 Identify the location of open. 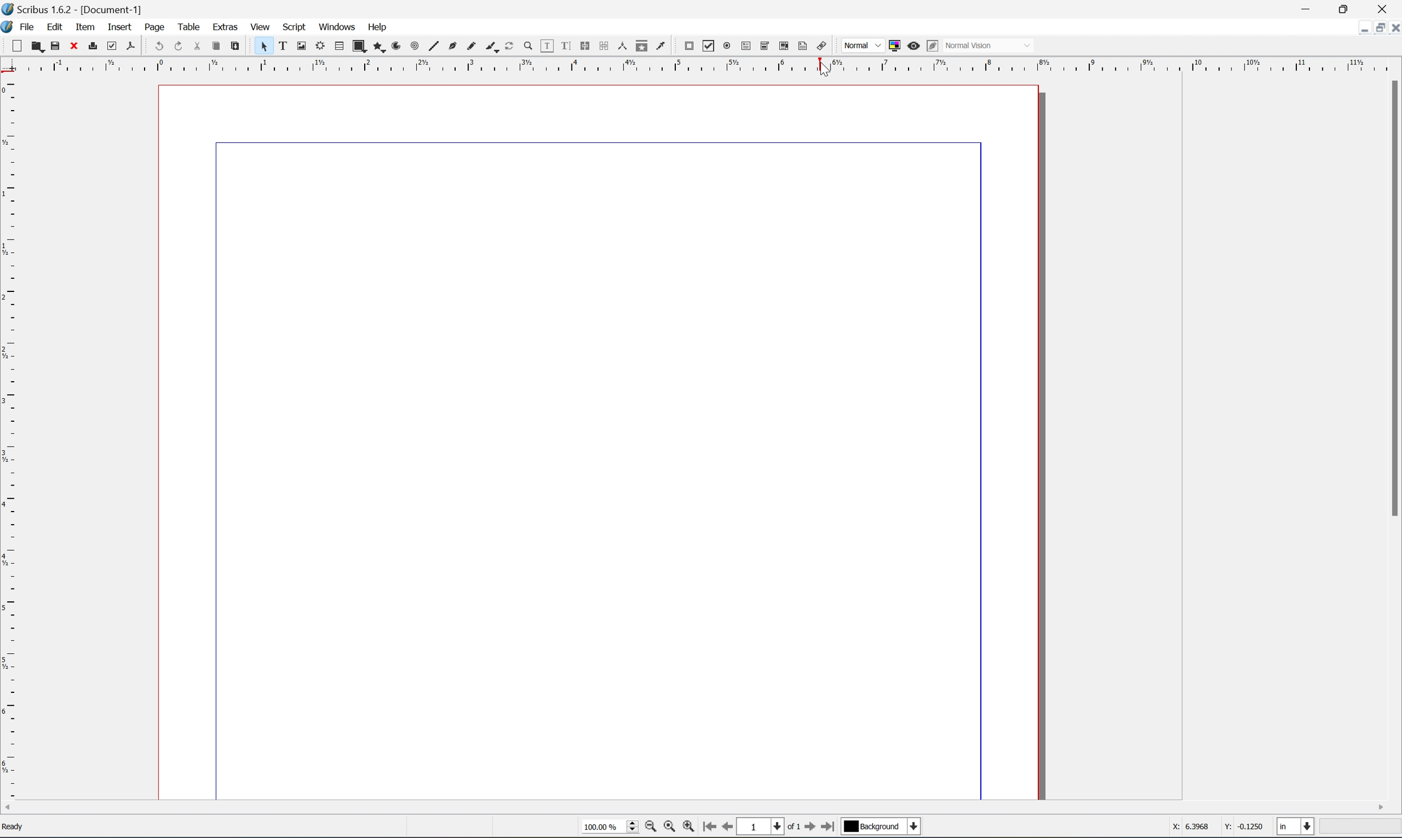
(37, 46).